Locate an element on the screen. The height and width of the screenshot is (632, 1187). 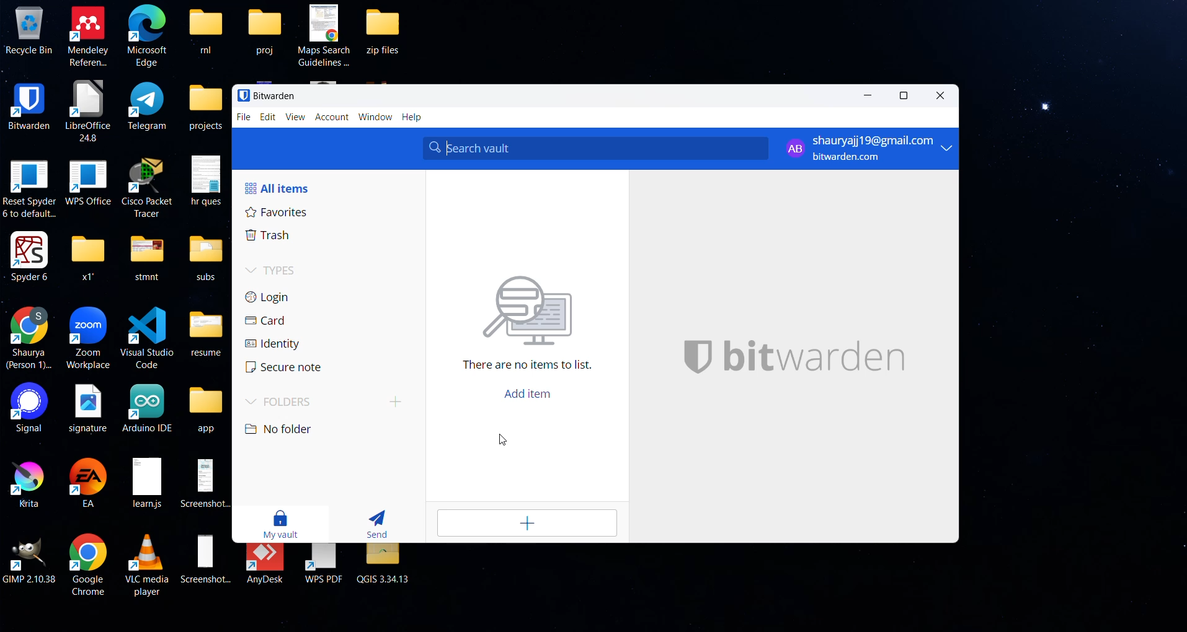
help is located at coordinates (414, 118).